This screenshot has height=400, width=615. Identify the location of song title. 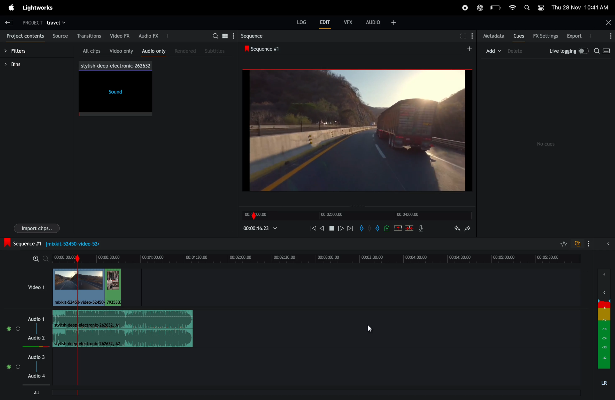
(115, 65).